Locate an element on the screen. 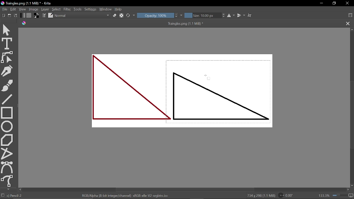 The width and height of the screenshot is (354, 199). Freehand path tool is located at coordinates (7, 180).